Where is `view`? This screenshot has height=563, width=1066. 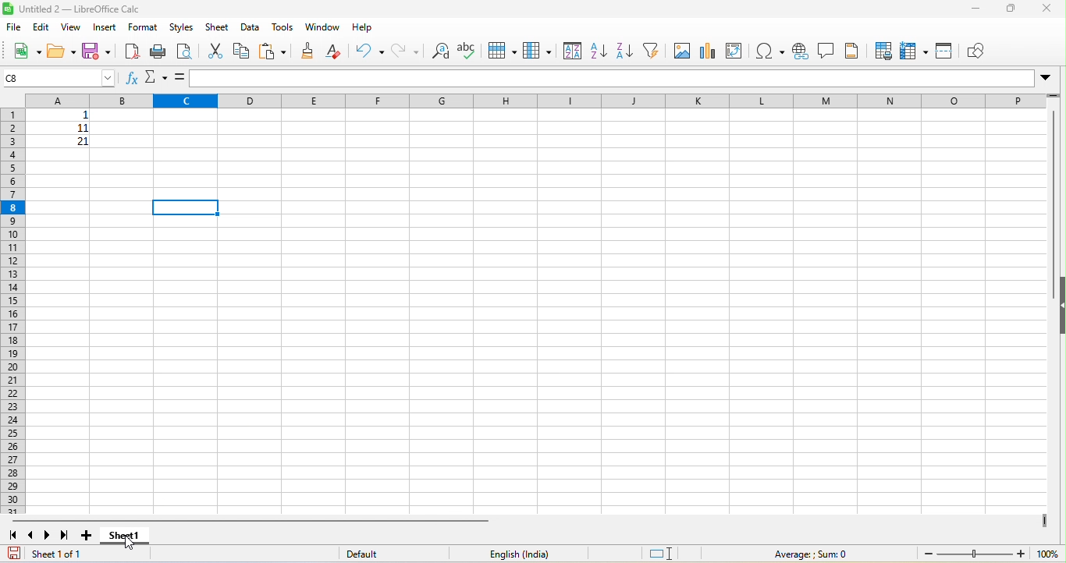
view is located at coordinates (72, 27).